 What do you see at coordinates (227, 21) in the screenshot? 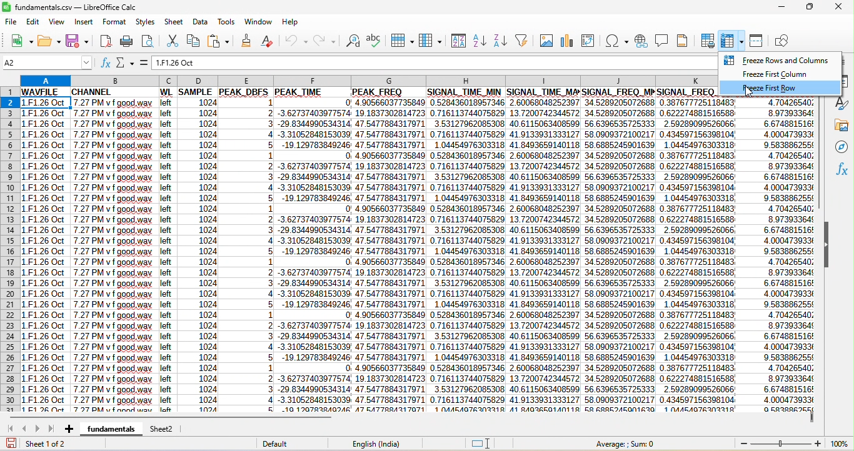
I see `tools` at bounding box center [227, 21].